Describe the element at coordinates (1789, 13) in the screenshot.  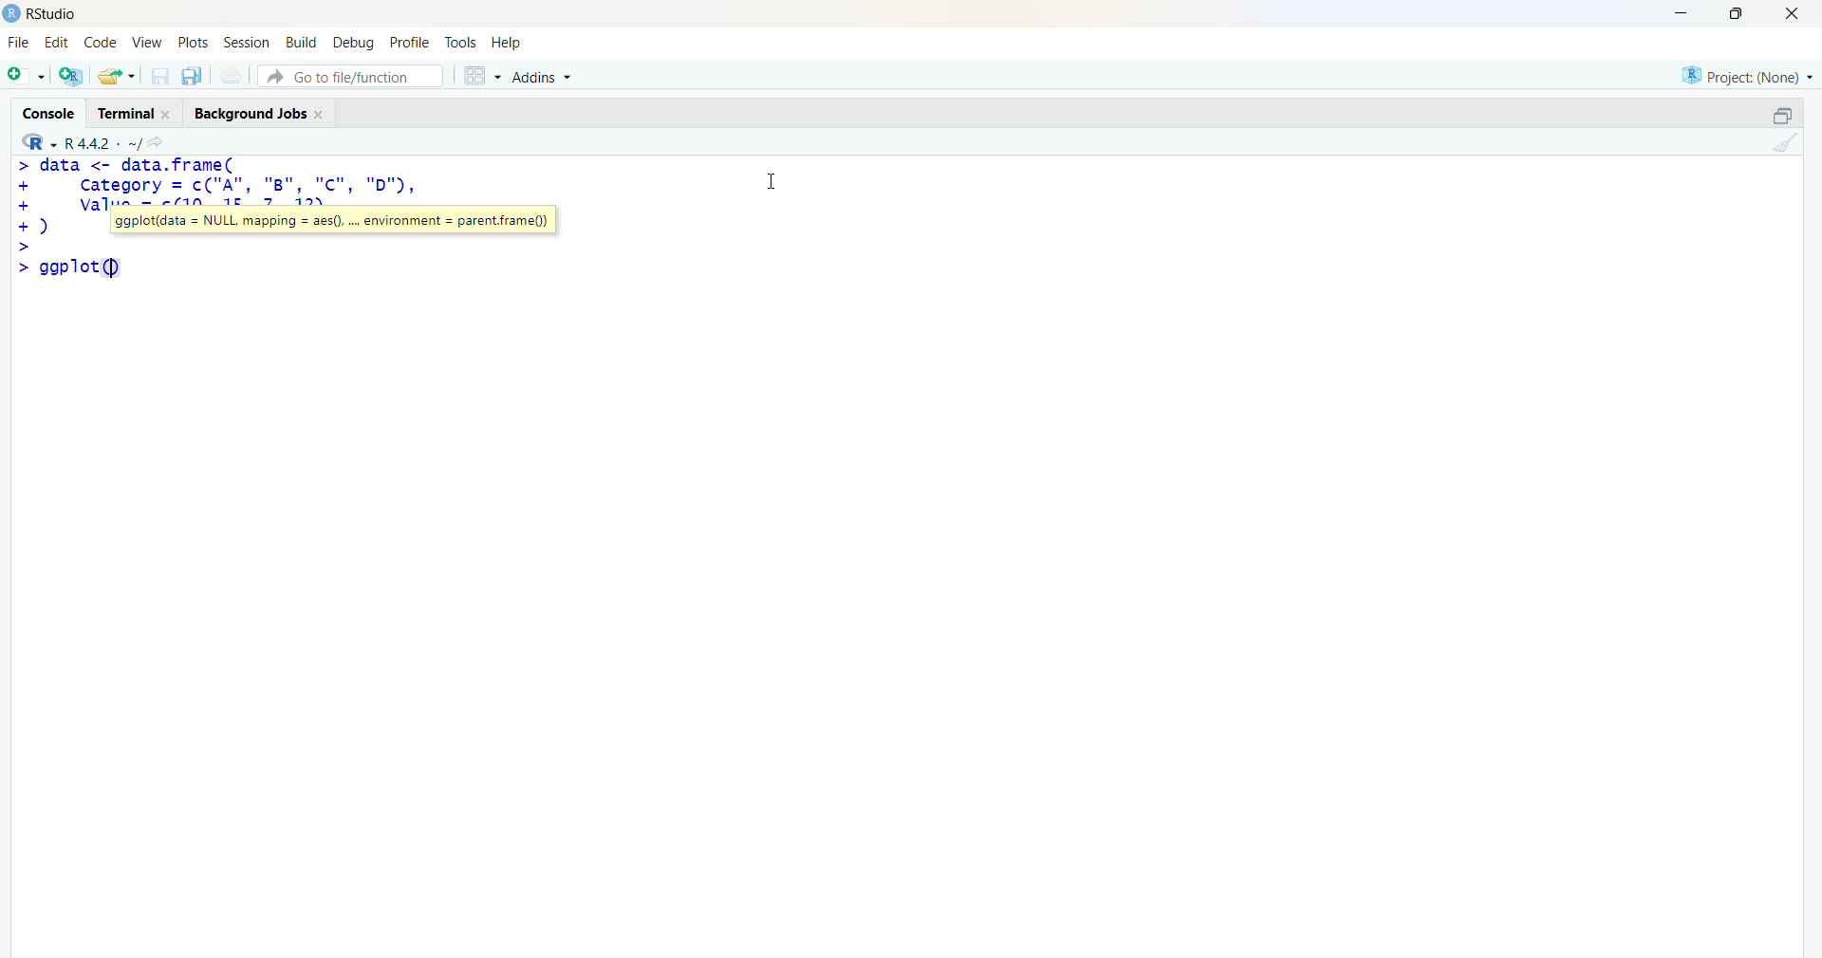
I see `Close` at that location.